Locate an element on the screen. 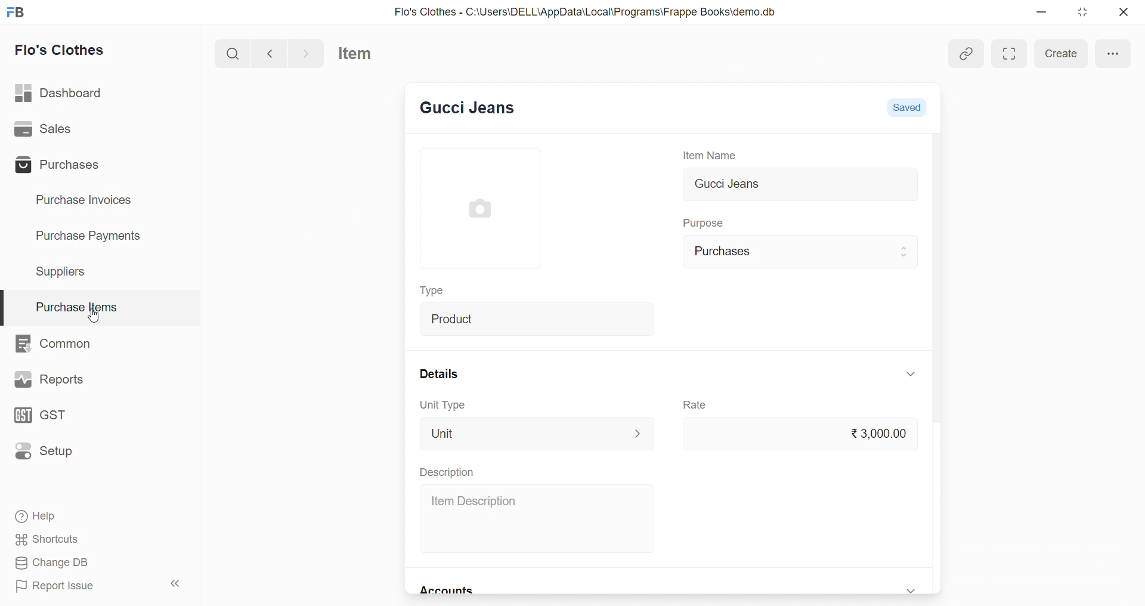 This screenshot has height=606, width=1145. Item Name is located at coordinates (713, 154).